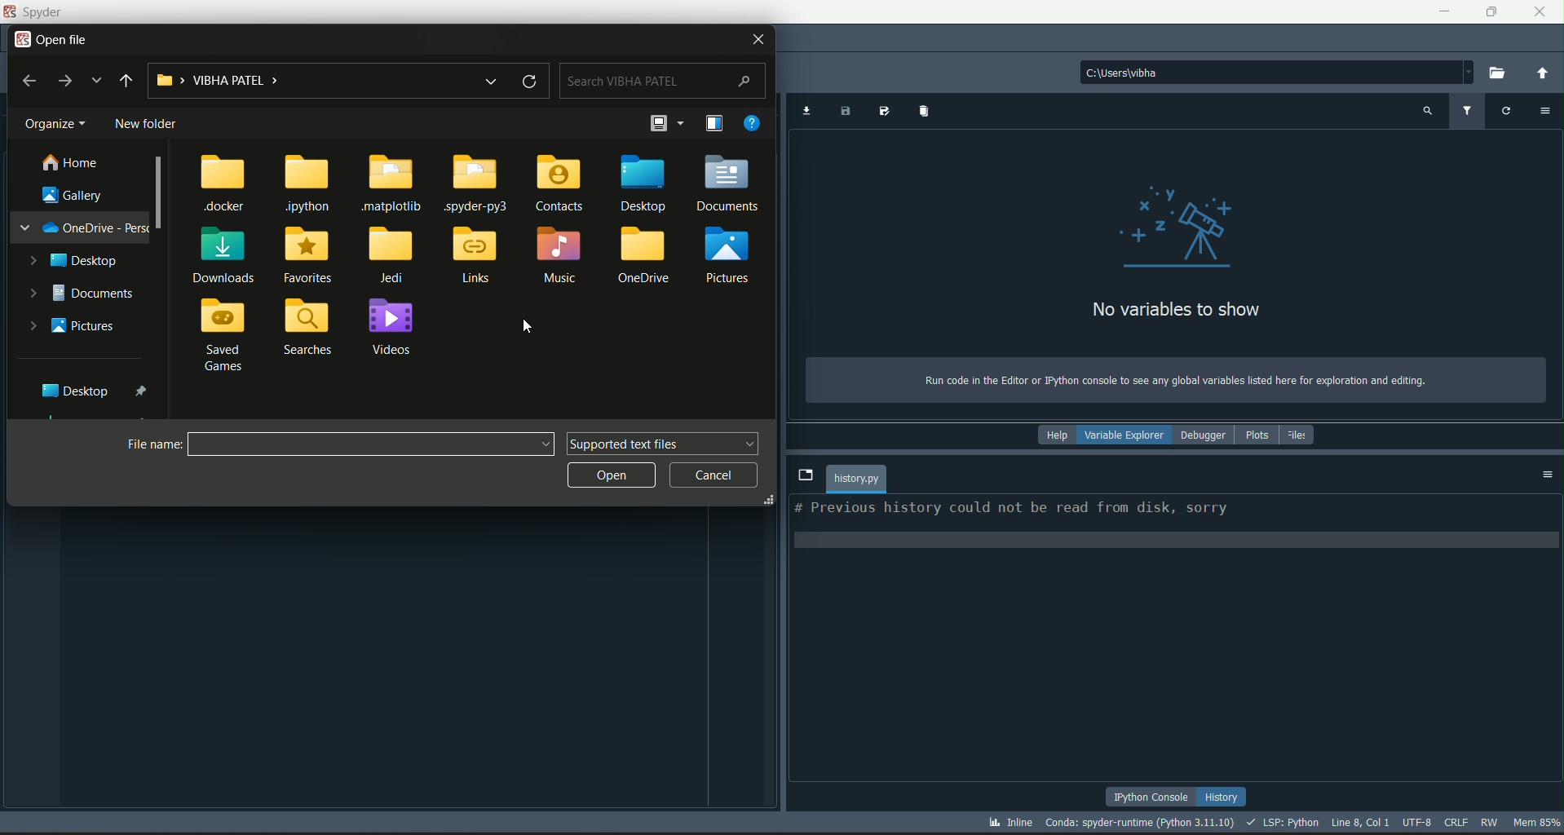 The image size is (1564, 835). Describe the element at coordinates (70, 163) in the screenshot. I see `home` at that location.